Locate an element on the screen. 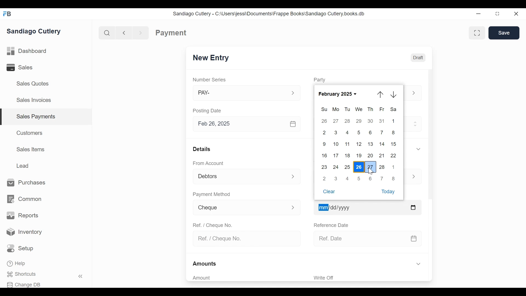  Payment Method is located at coordinates (211, 195).